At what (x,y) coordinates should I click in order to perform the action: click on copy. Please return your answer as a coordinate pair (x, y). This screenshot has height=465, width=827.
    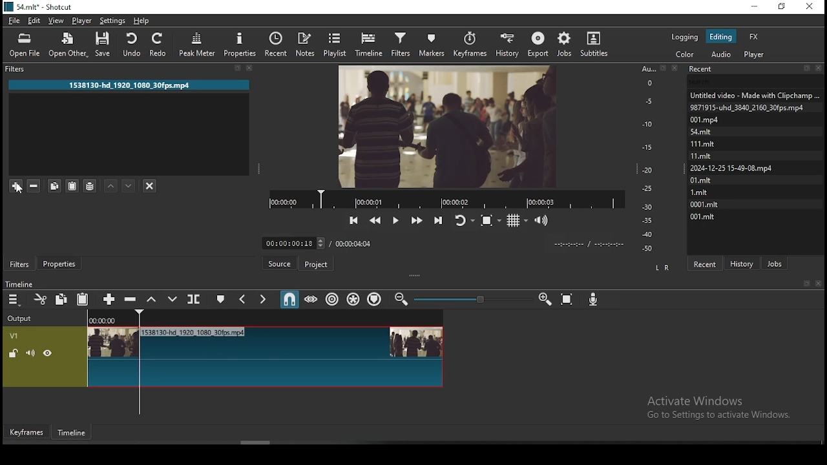
    Looking at the image, I should click on (62, 300).